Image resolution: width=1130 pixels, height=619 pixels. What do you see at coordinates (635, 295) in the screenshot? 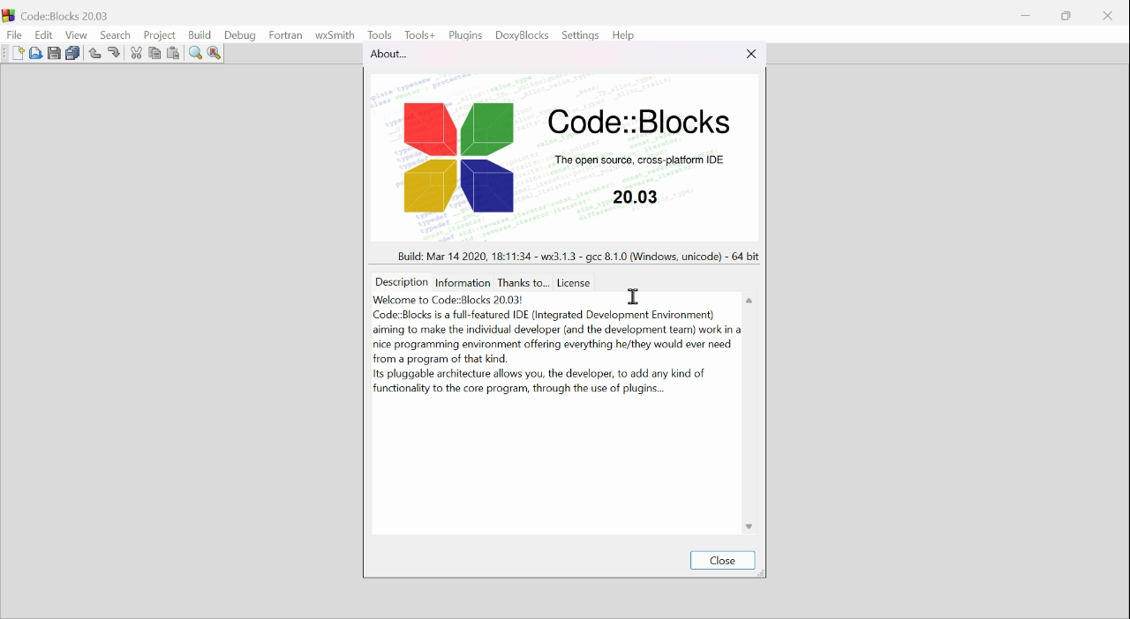
I see `cursor` at bounding box center [635, 295].